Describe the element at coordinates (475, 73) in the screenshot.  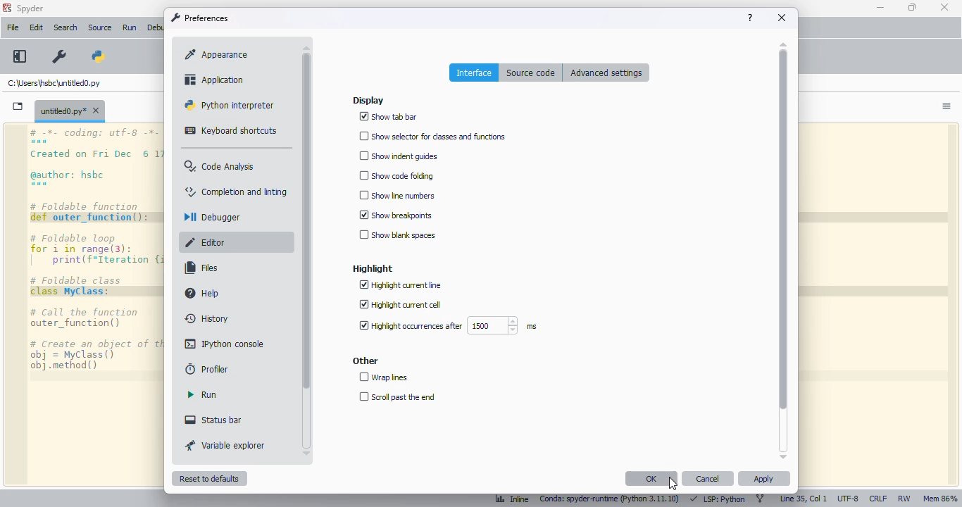
I see `interface` at that location.